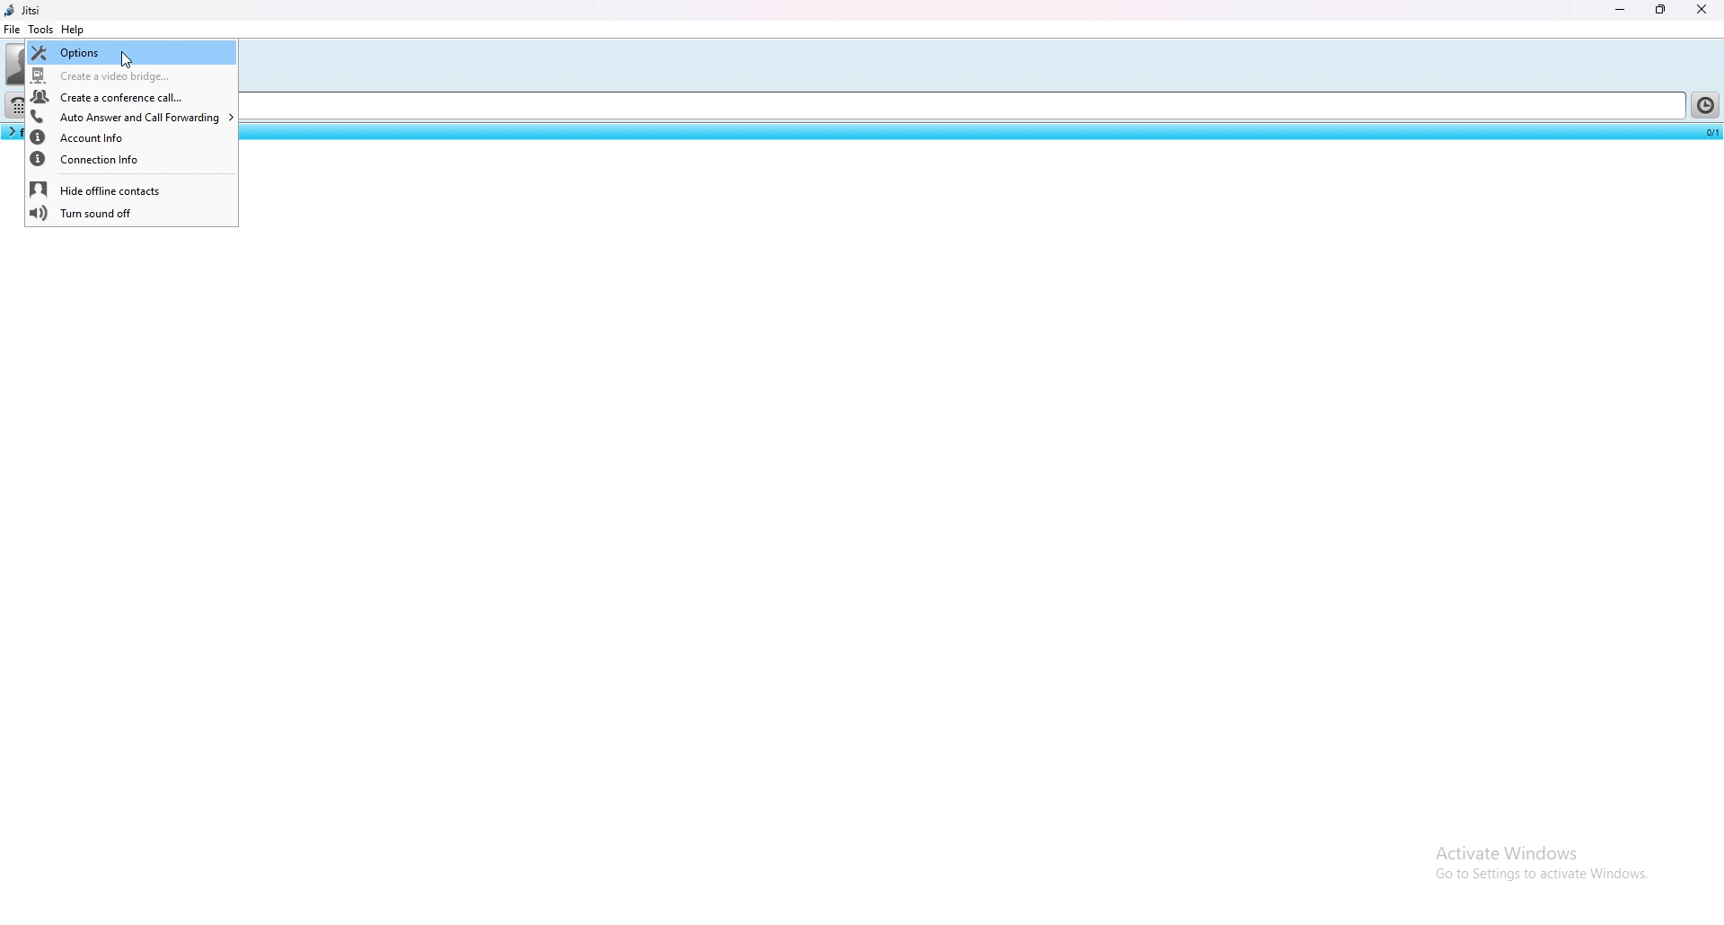 This screenshot has height=925, width=1724. I want to click on file, so click(13, 29).